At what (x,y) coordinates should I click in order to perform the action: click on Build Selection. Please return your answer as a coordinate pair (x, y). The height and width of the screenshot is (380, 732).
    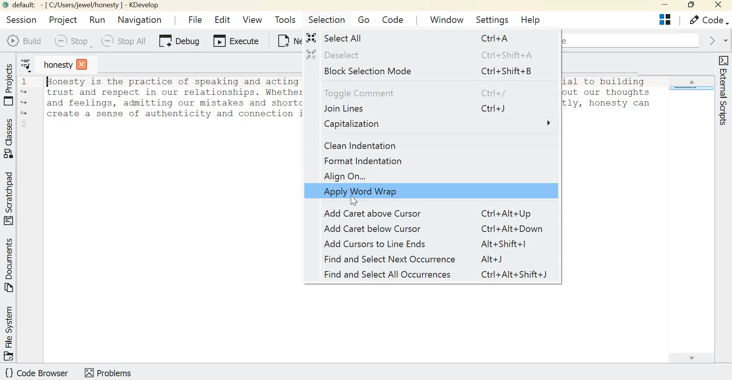
    Looking at the image, I should click on (24, 41).